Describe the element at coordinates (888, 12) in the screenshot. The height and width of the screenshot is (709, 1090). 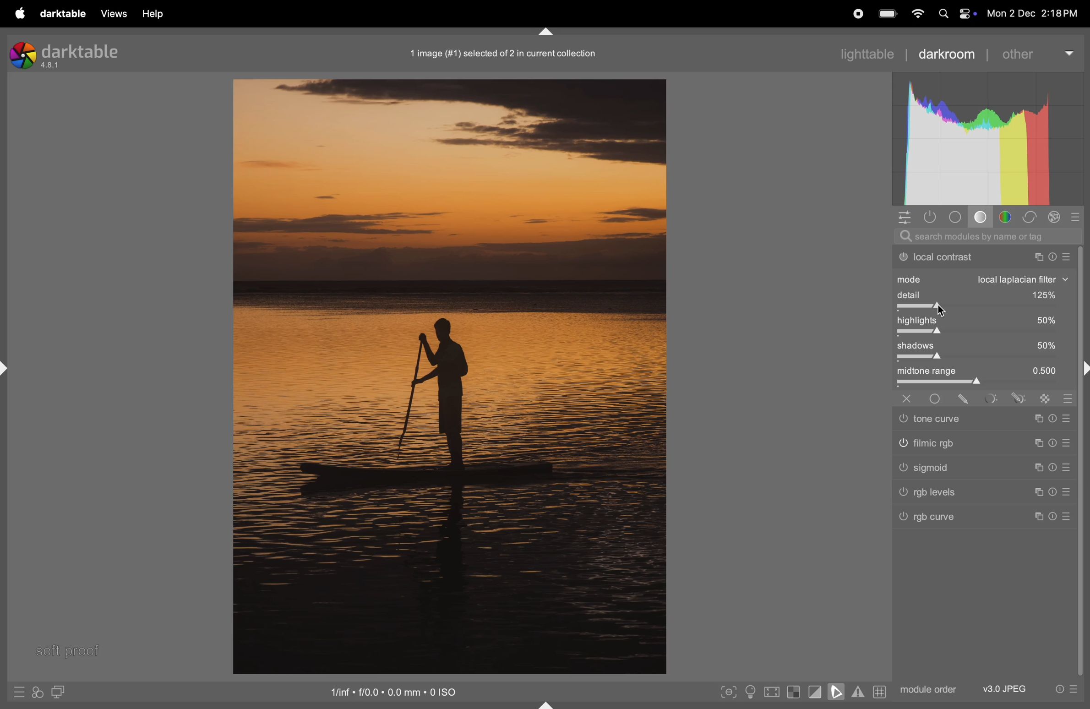
I see `battery` at that location.